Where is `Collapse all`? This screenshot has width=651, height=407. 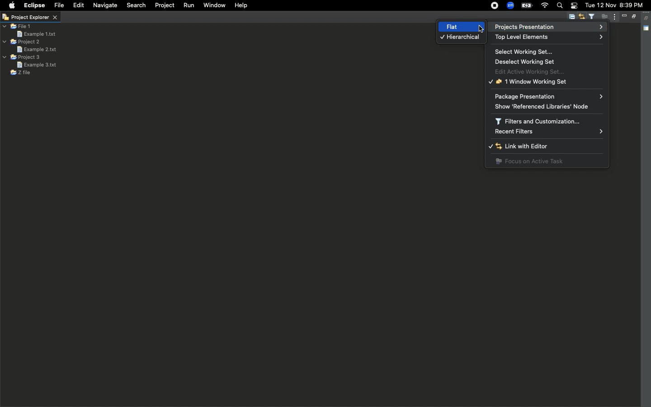
Collapse all is located at coordinates (571, 18).